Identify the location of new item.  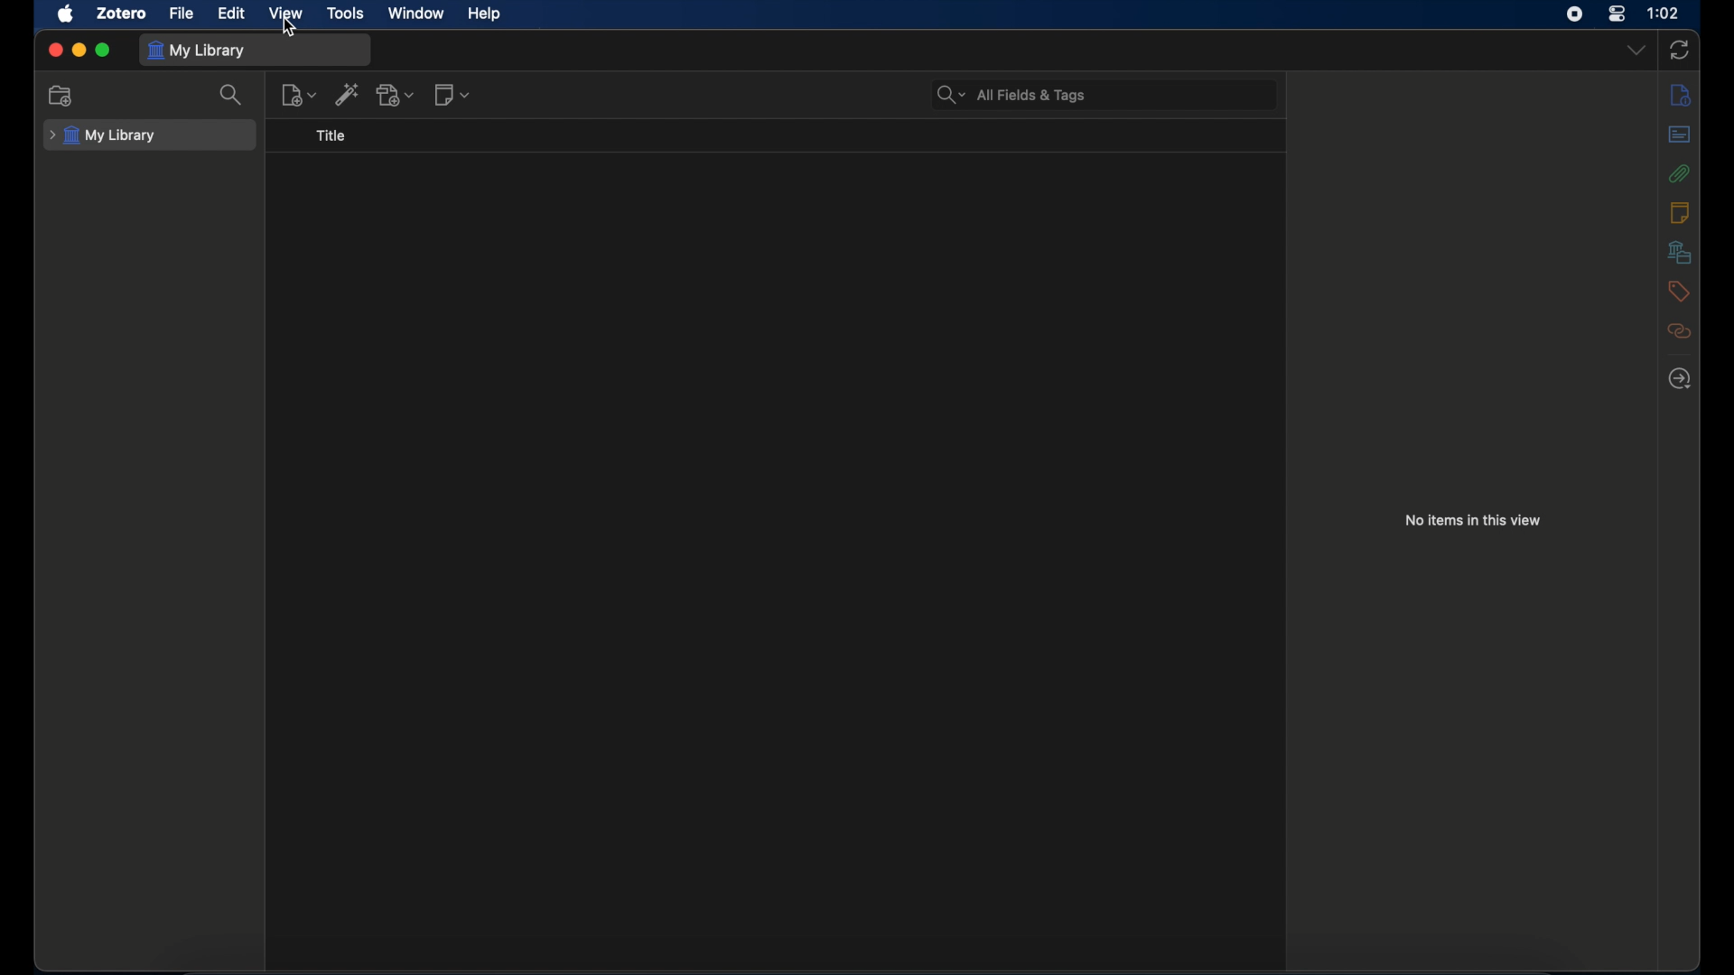
(299, 95).